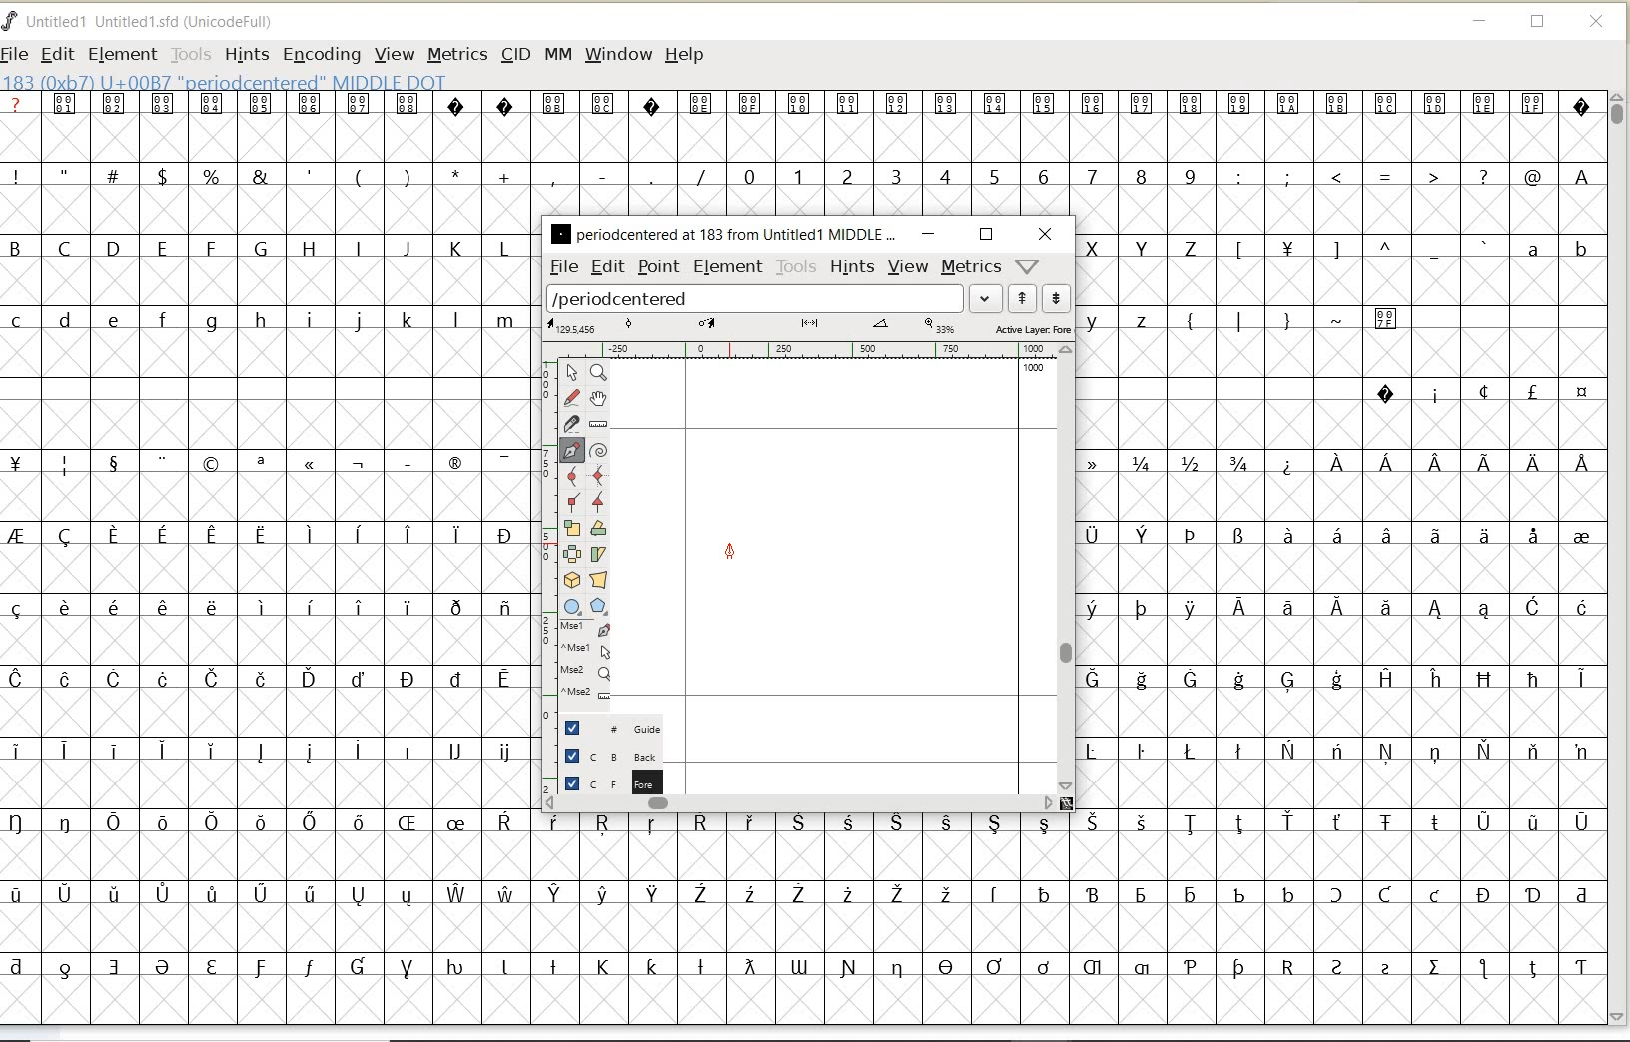 This screenshot has height=1042, width=1630. I want to click on cursor events on the opened outline window, so click(586, 661).